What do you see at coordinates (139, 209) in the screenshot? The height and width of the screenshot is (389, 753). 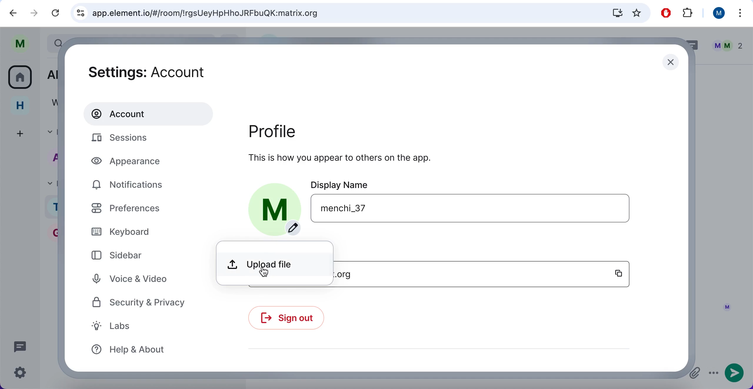 I see `preferences` at bounding box center [139, 209].